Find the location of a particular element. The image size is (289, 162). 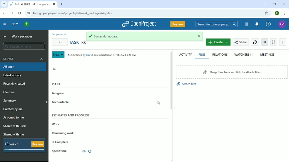

Successful update is located at coordinates (141, 36).